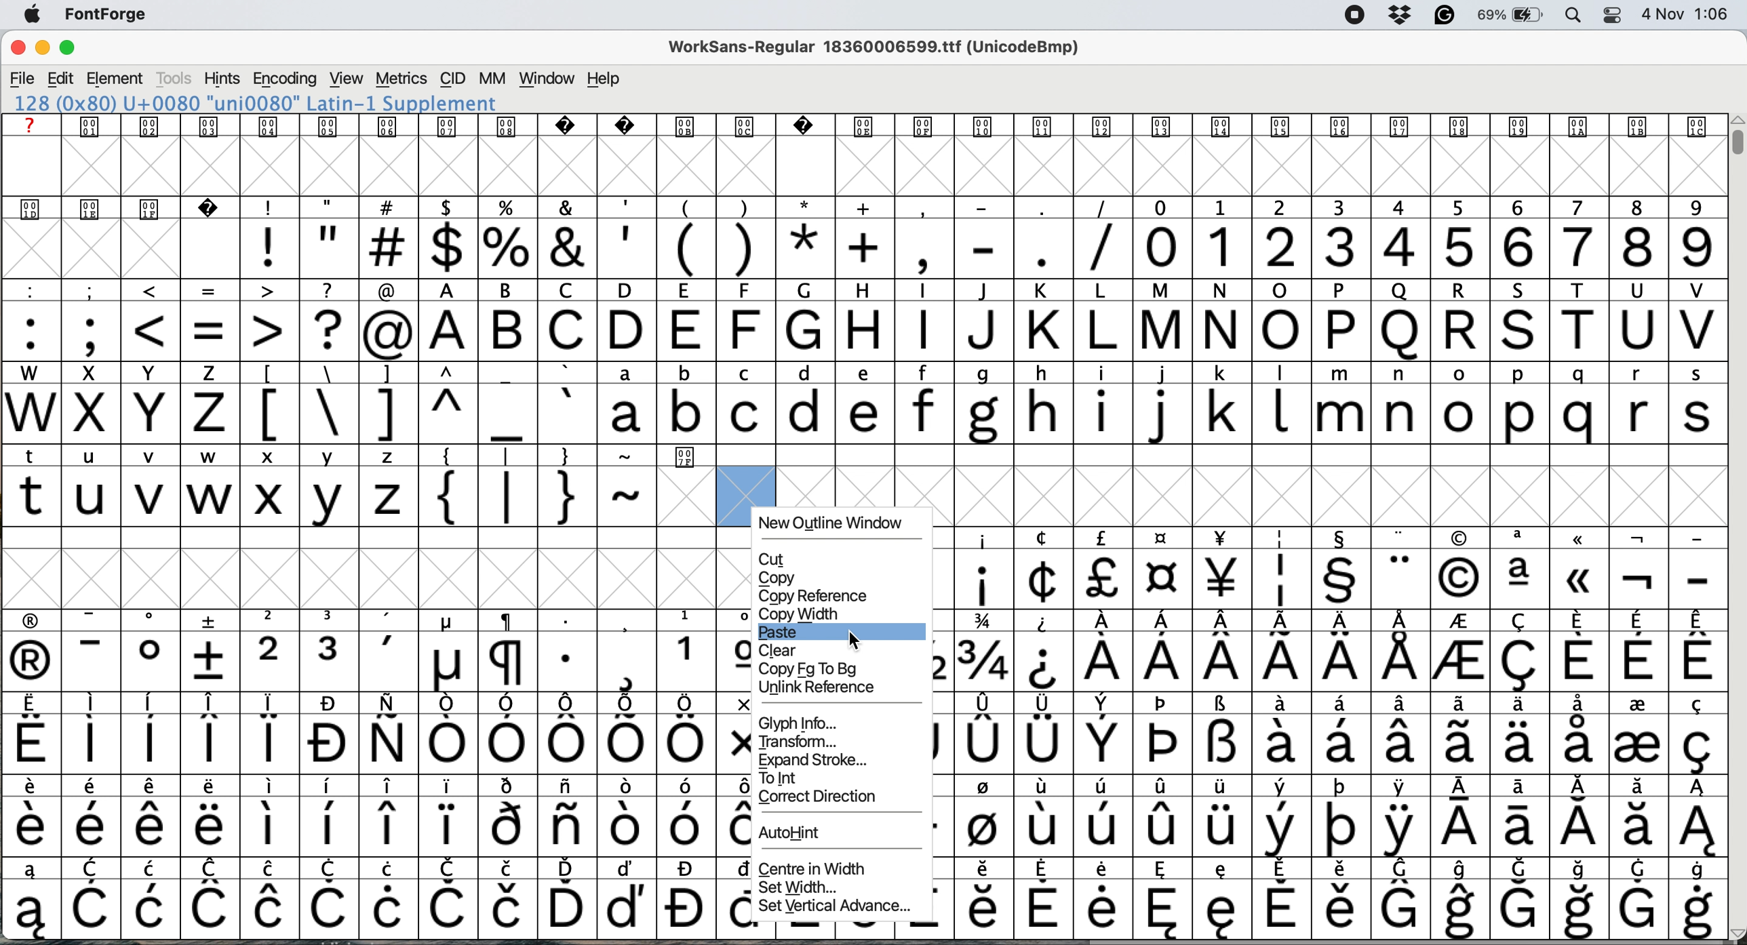 The image size is (1747, 945). I want to click on transform, so click(797, 742).